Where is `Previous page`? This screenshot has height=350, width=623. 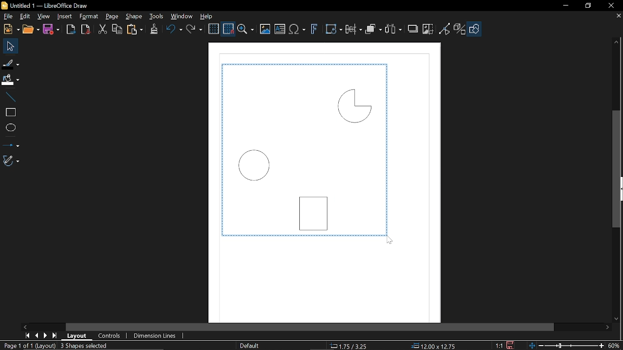
Previous page is located at coordinates (37, 335).